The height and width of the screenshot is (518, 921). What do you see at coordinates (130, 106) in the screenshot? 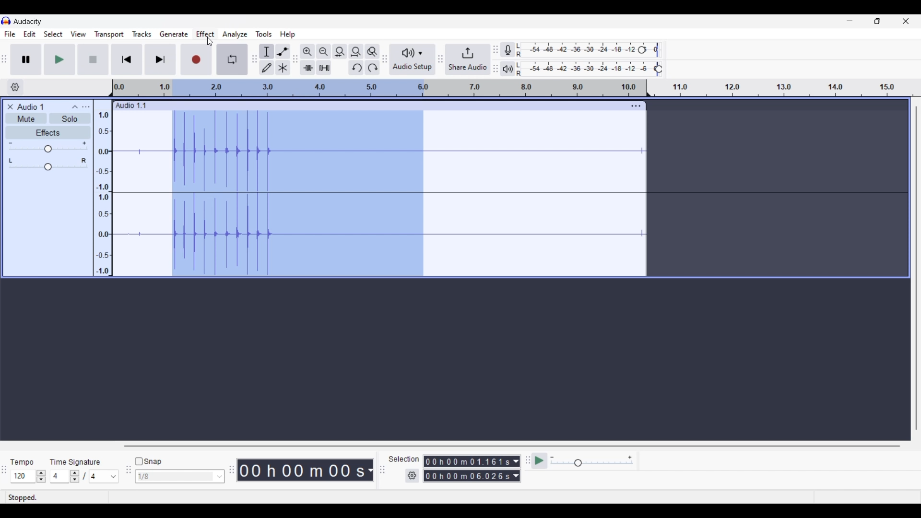
I see `Name of recorded audio` at bounding box center [130, 106].